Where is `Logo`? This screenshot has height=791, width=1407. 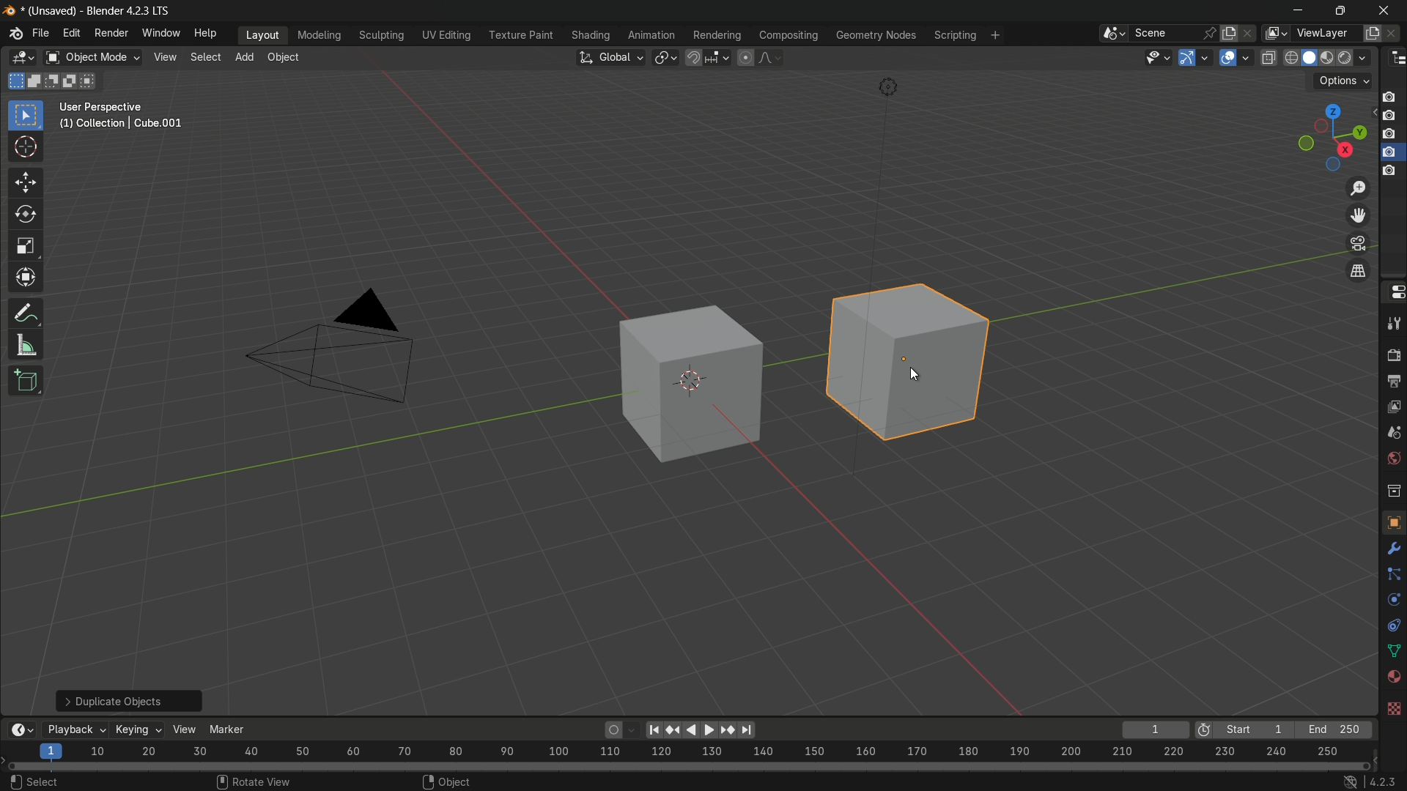
Logo is located at coordinates (12, 36).